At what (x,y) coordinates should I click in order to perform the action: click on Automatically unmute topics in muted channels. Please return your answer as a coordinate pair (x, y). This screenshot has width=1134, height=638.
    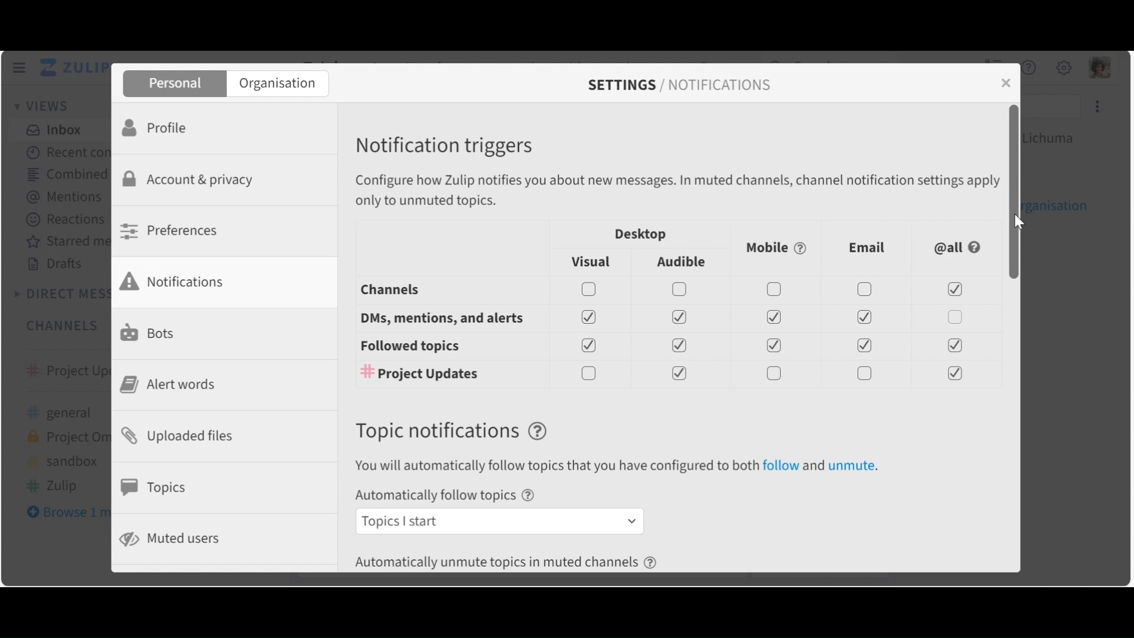
    Looking at the image, I should click on (511, 563).